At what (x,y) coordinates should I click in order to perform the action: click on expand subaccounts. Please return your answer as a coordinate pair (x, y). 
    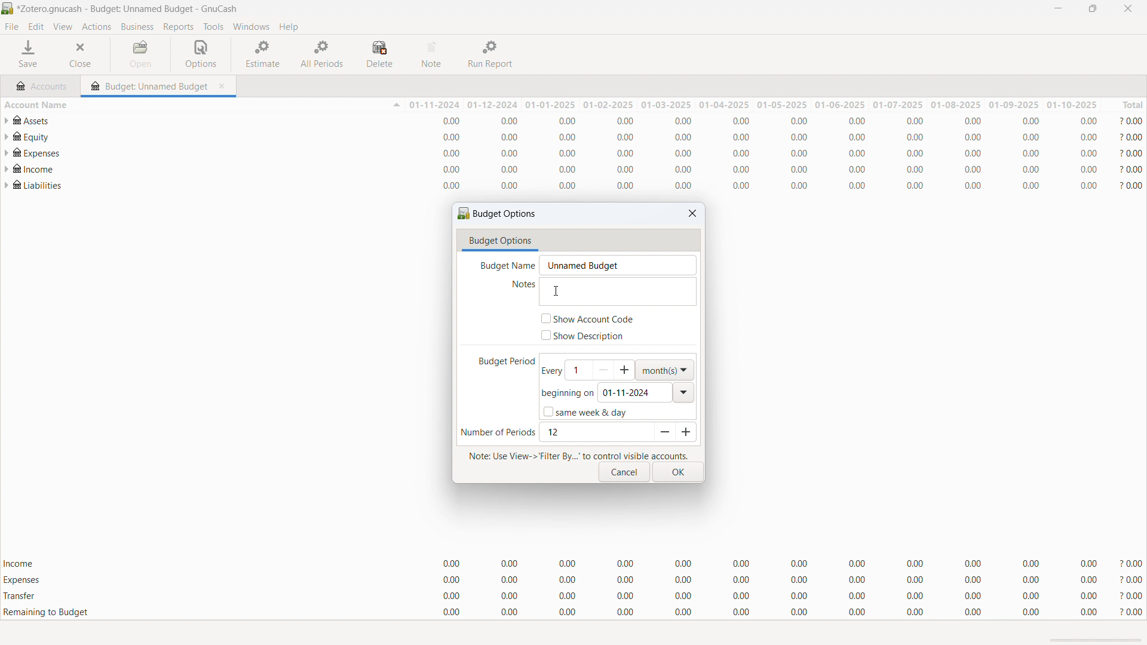
    Looking at the image, I should click on (7, 121).